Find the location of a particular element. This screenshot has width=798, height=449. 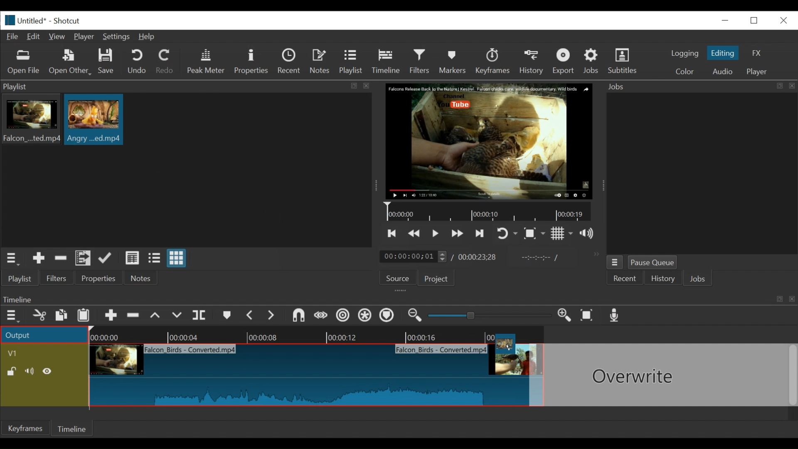

next marker is located at coordinates (273, 316).